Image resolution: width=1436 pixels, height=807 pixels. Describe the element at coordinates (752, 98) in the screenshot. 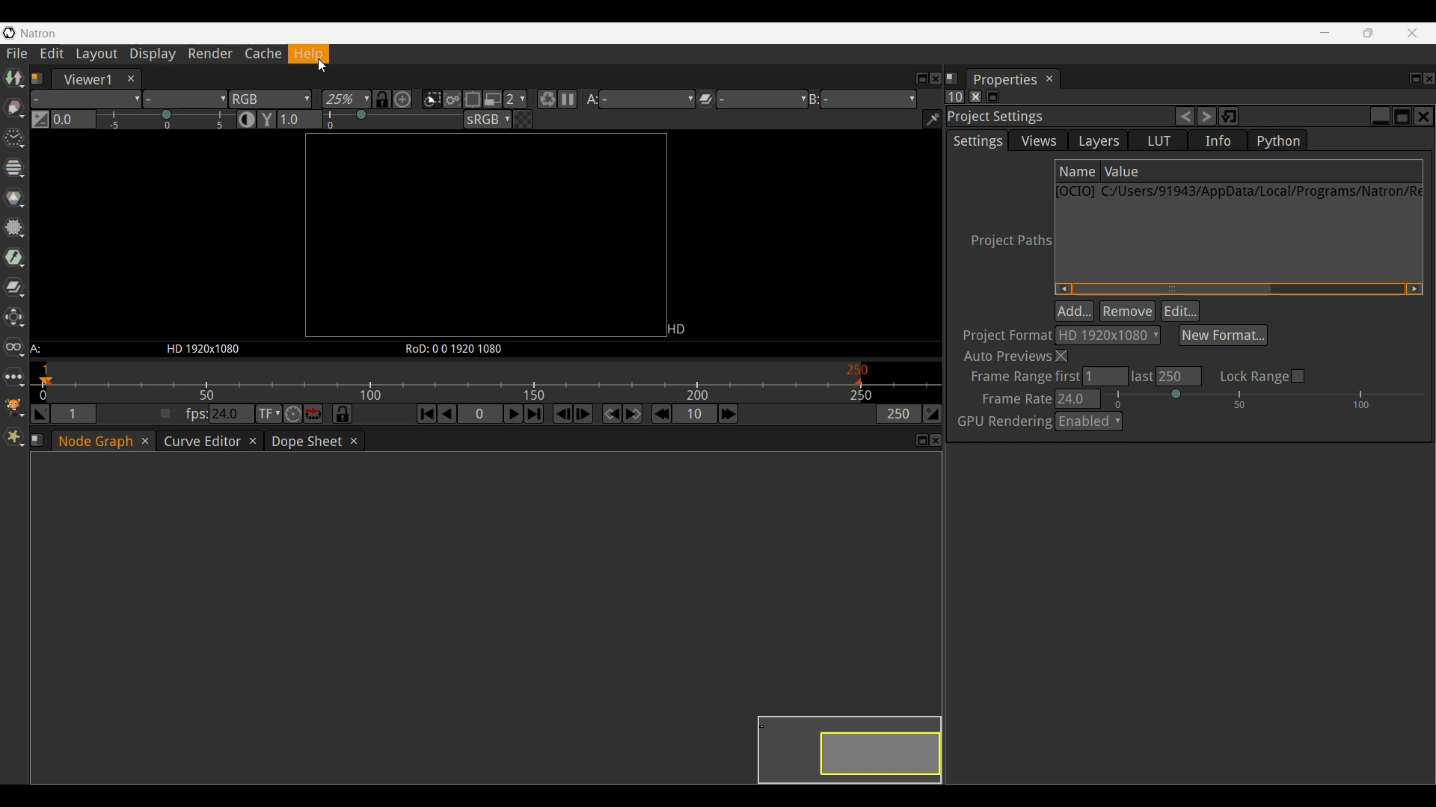

I see `Operation applied between viewer input A and B` at that location.